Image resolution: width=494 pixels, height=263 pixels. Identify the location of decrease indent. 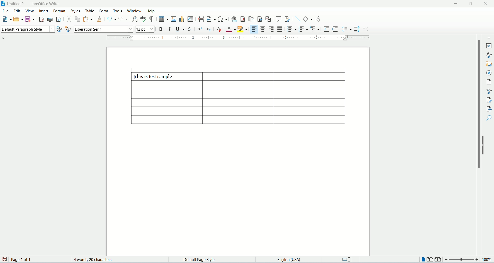
(335, 29).